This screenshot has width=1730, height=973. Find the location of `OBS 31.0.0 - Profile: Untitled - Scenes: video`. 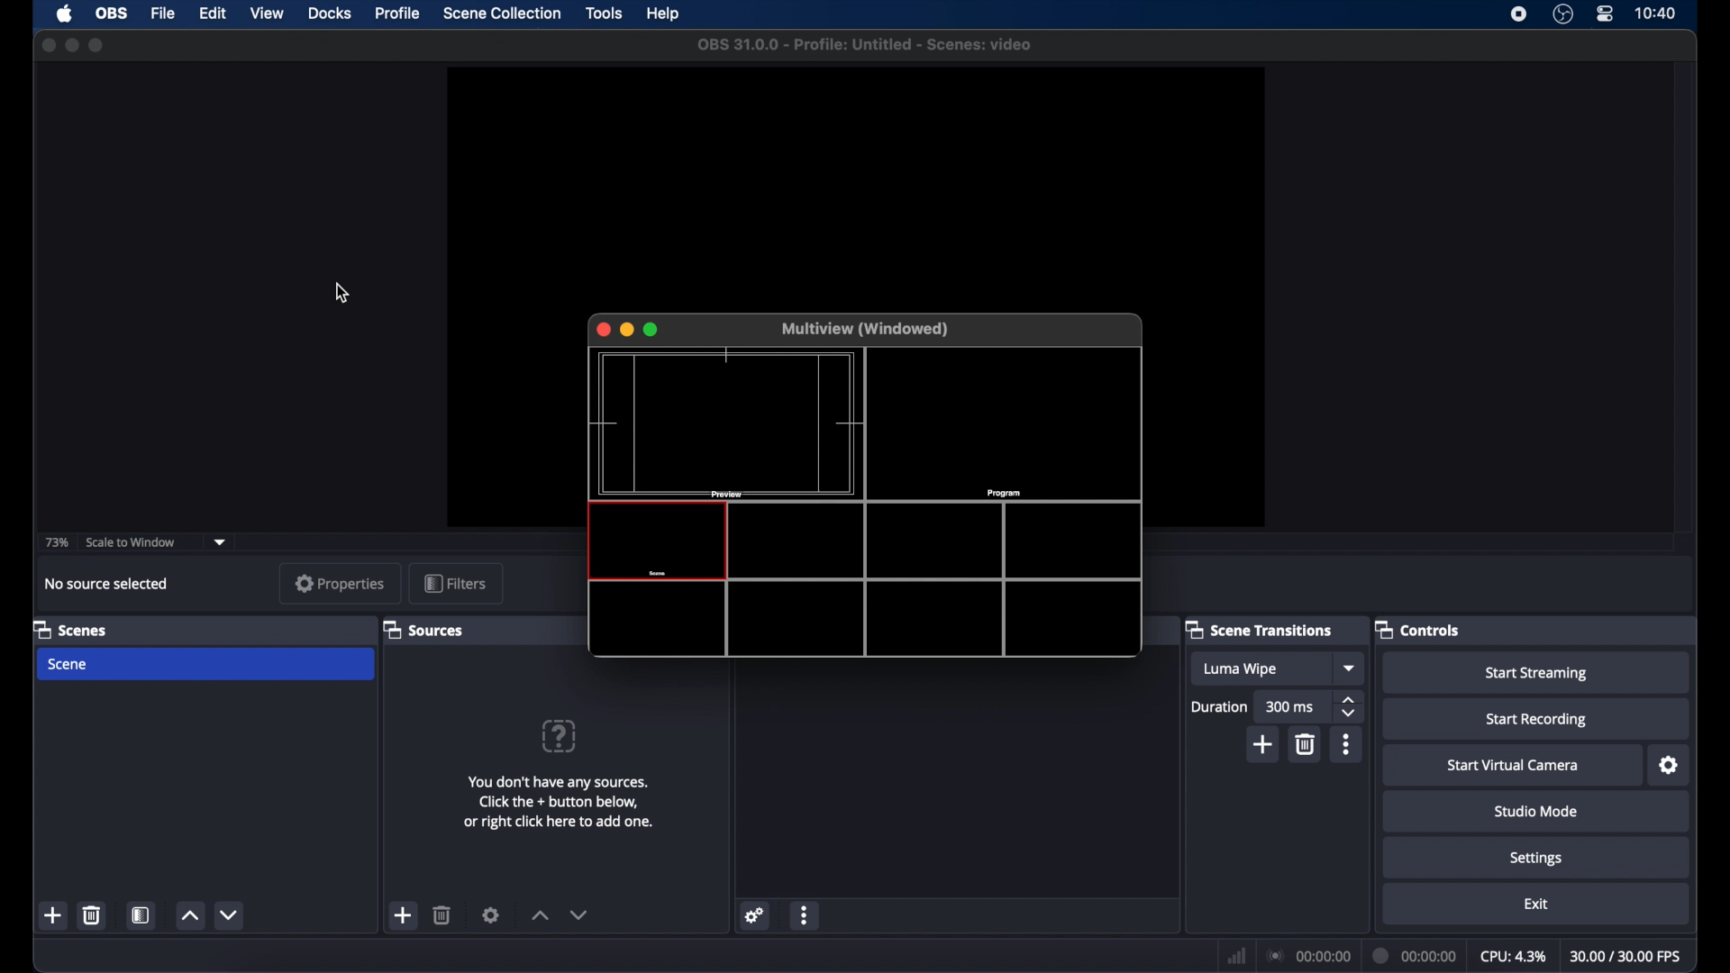

OBS 31.0.0 - Profile: Untitled - Scenes: video is located at coordinates (860, 45).